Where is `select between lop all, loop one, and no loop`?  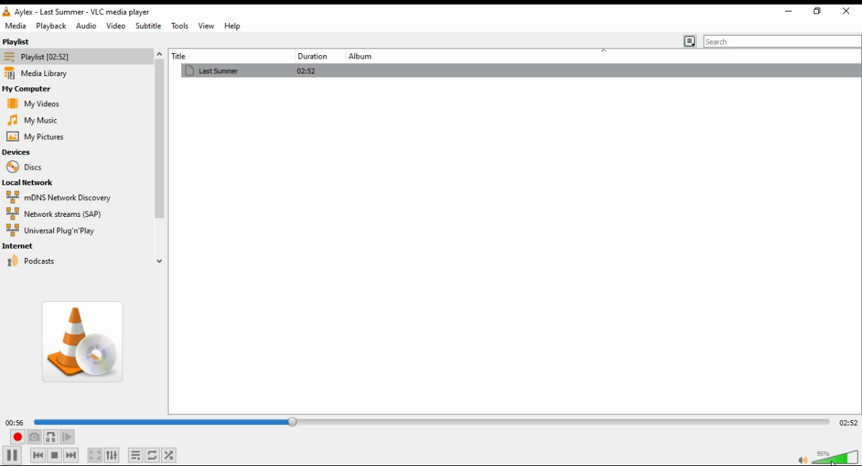
select between lop all, loop one, and no loop is located at coordinates (154, 455).